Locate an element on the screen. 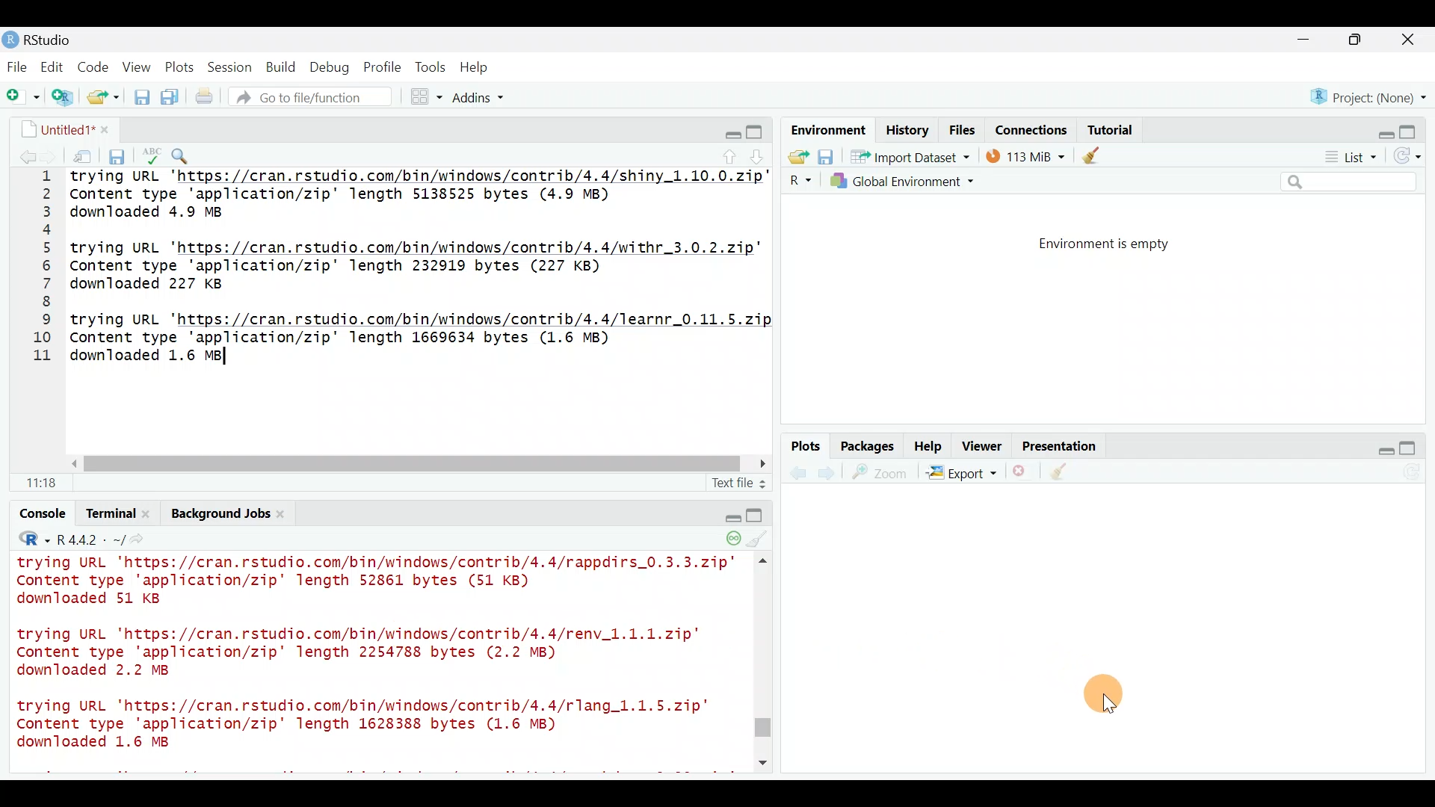  New file is located at coordinates (22, 97).